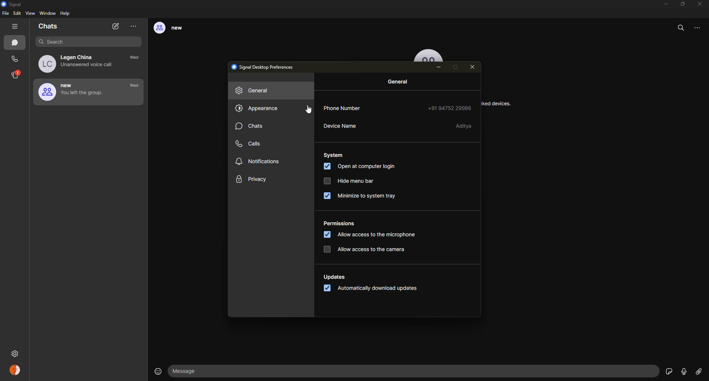 This screenshot has height=381, width=709. What do you see at coordinates (255, 92) in the screenshot?
I see `general` at bounding box center [255, 92].